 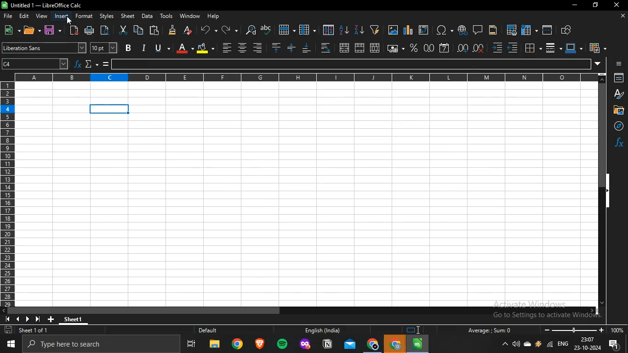 I want to click on sheet1, so click(x=305, y=195).